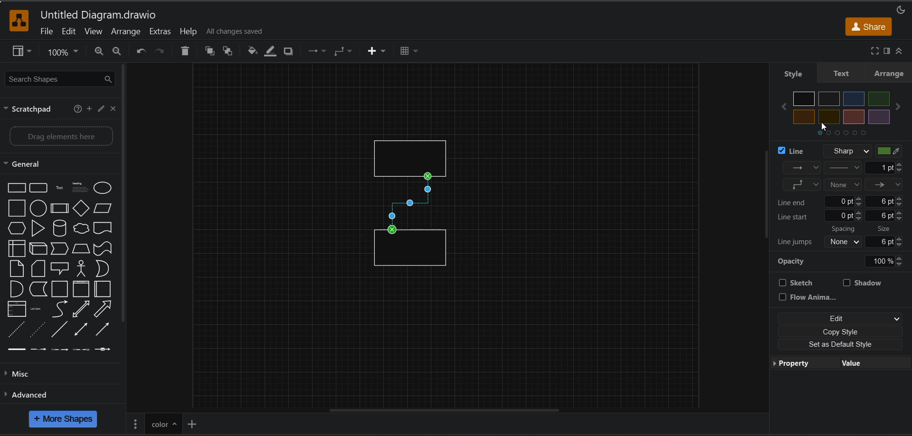  What do you see at coordinates (99, 52) in the screenshot?
I see `zoom in` at bounding box center [99, 52].